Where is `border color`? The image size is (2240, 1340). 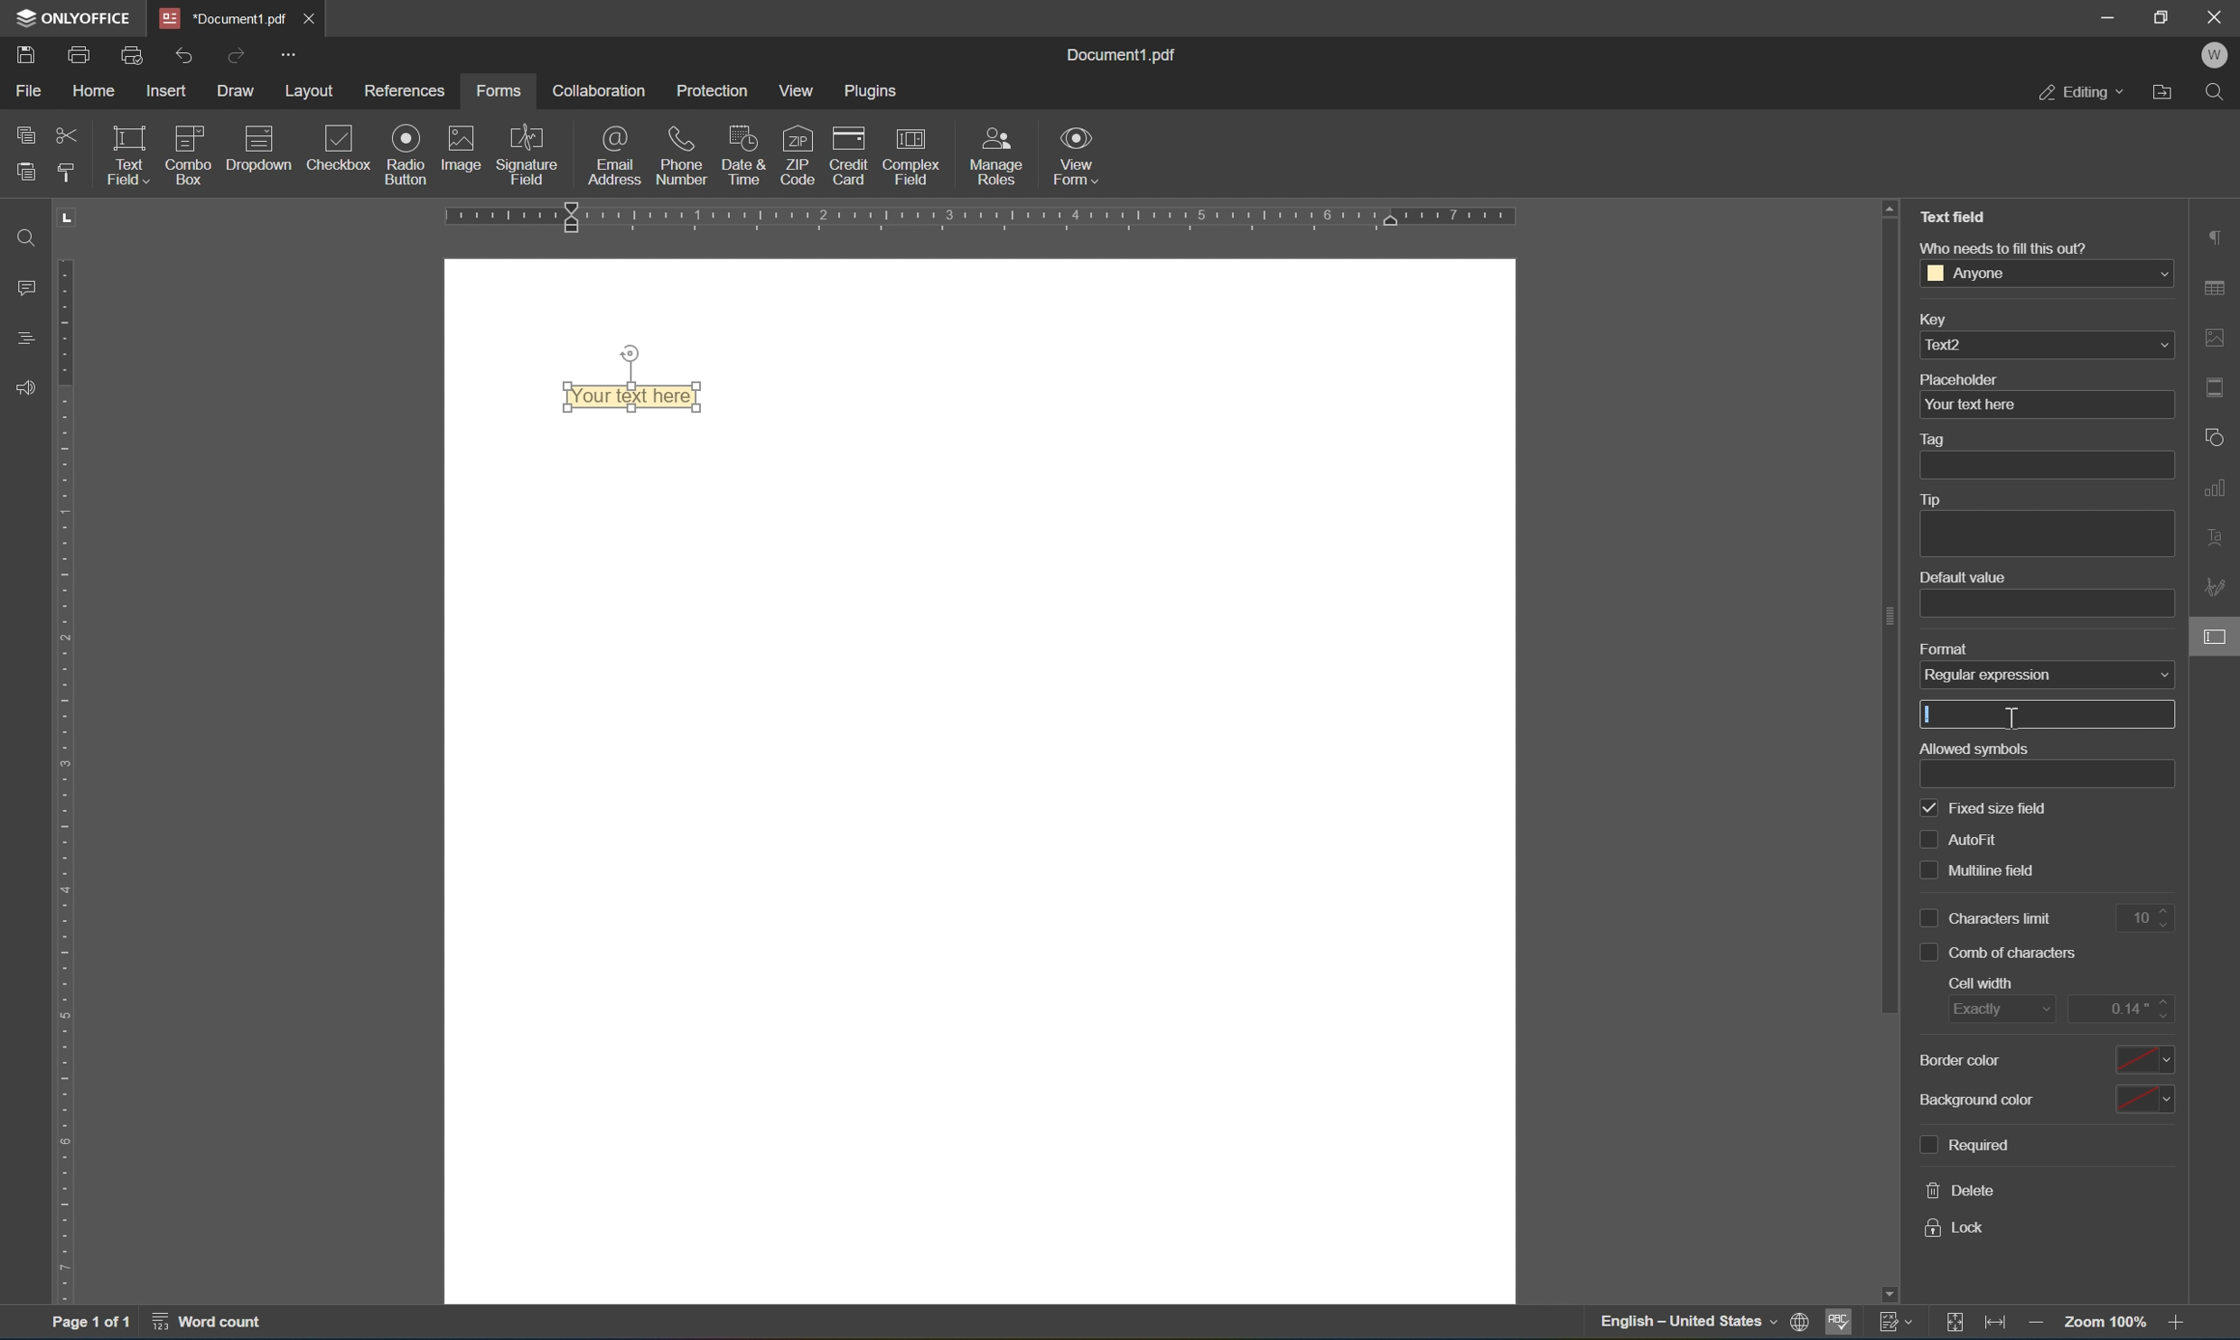 border color is located at coordinates (1960, 1058).